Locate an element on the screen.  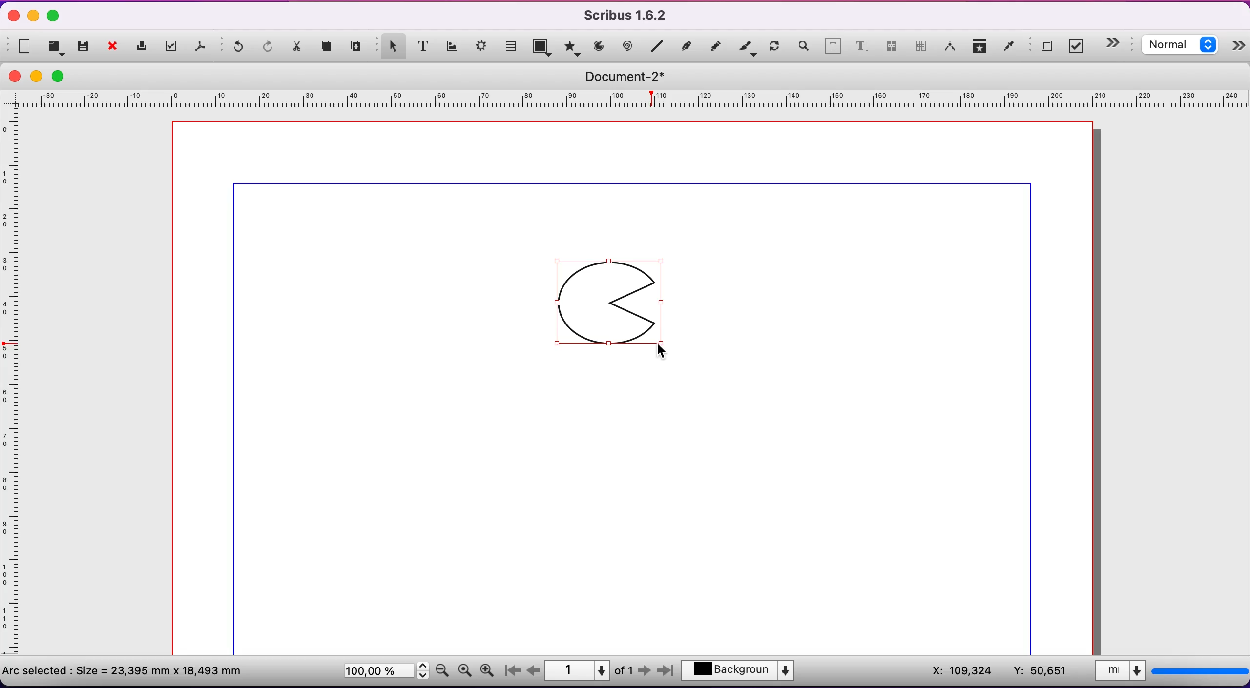
eye dropper is located at coordinates (1009, 47).